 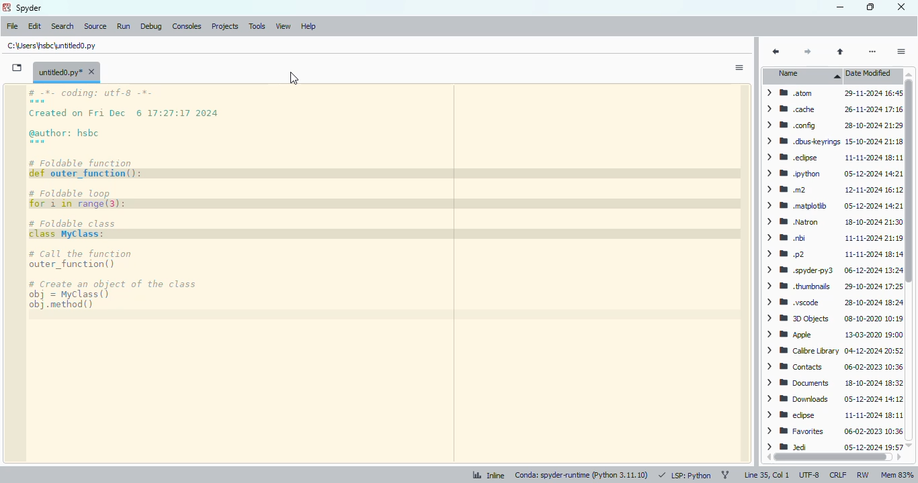 I want to click on options, so click(x=739, y=68).